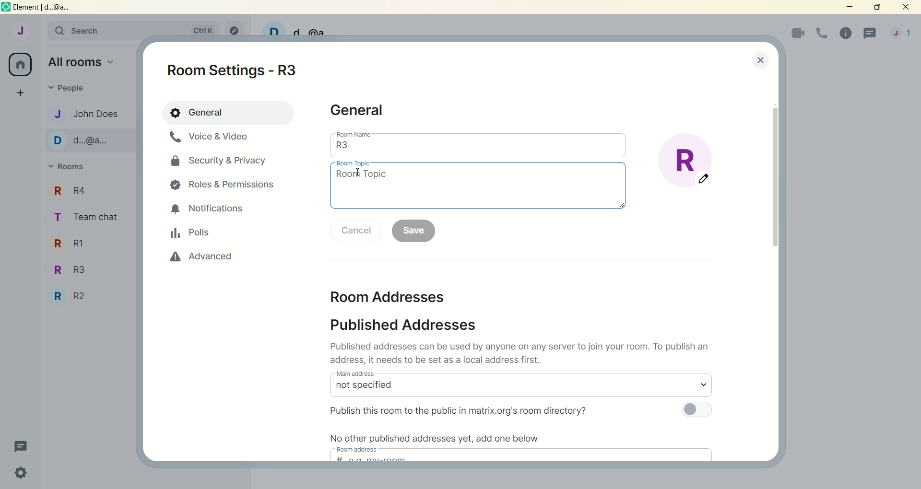 This screenshot has height=489, width=921. I want to click on create a space, so click(19, 92).